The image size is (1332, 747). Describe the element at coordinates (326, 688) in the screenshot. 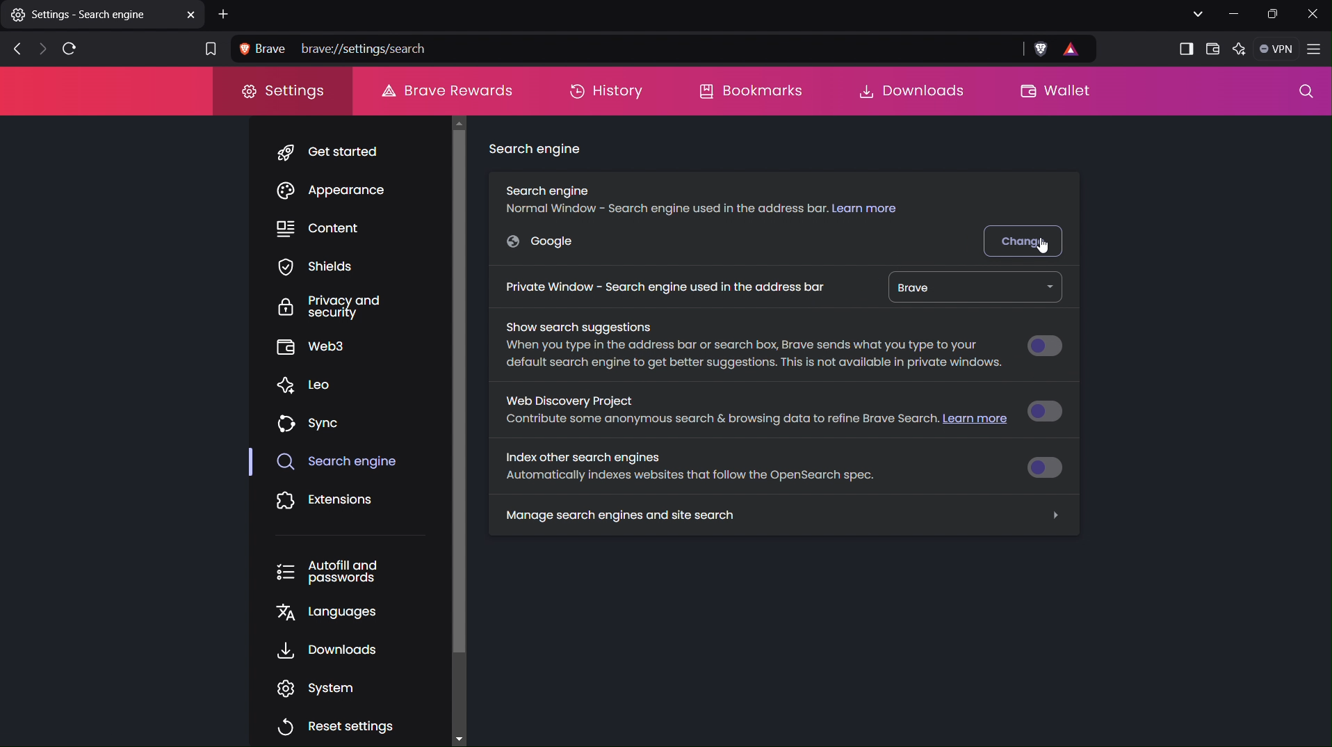

I see `System` at that location.